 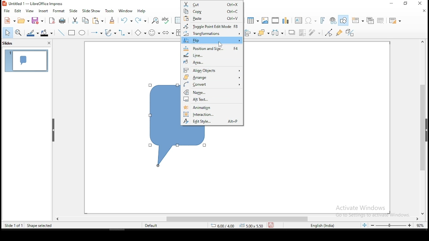 I want to click on copy, so click(x=213, y=11).